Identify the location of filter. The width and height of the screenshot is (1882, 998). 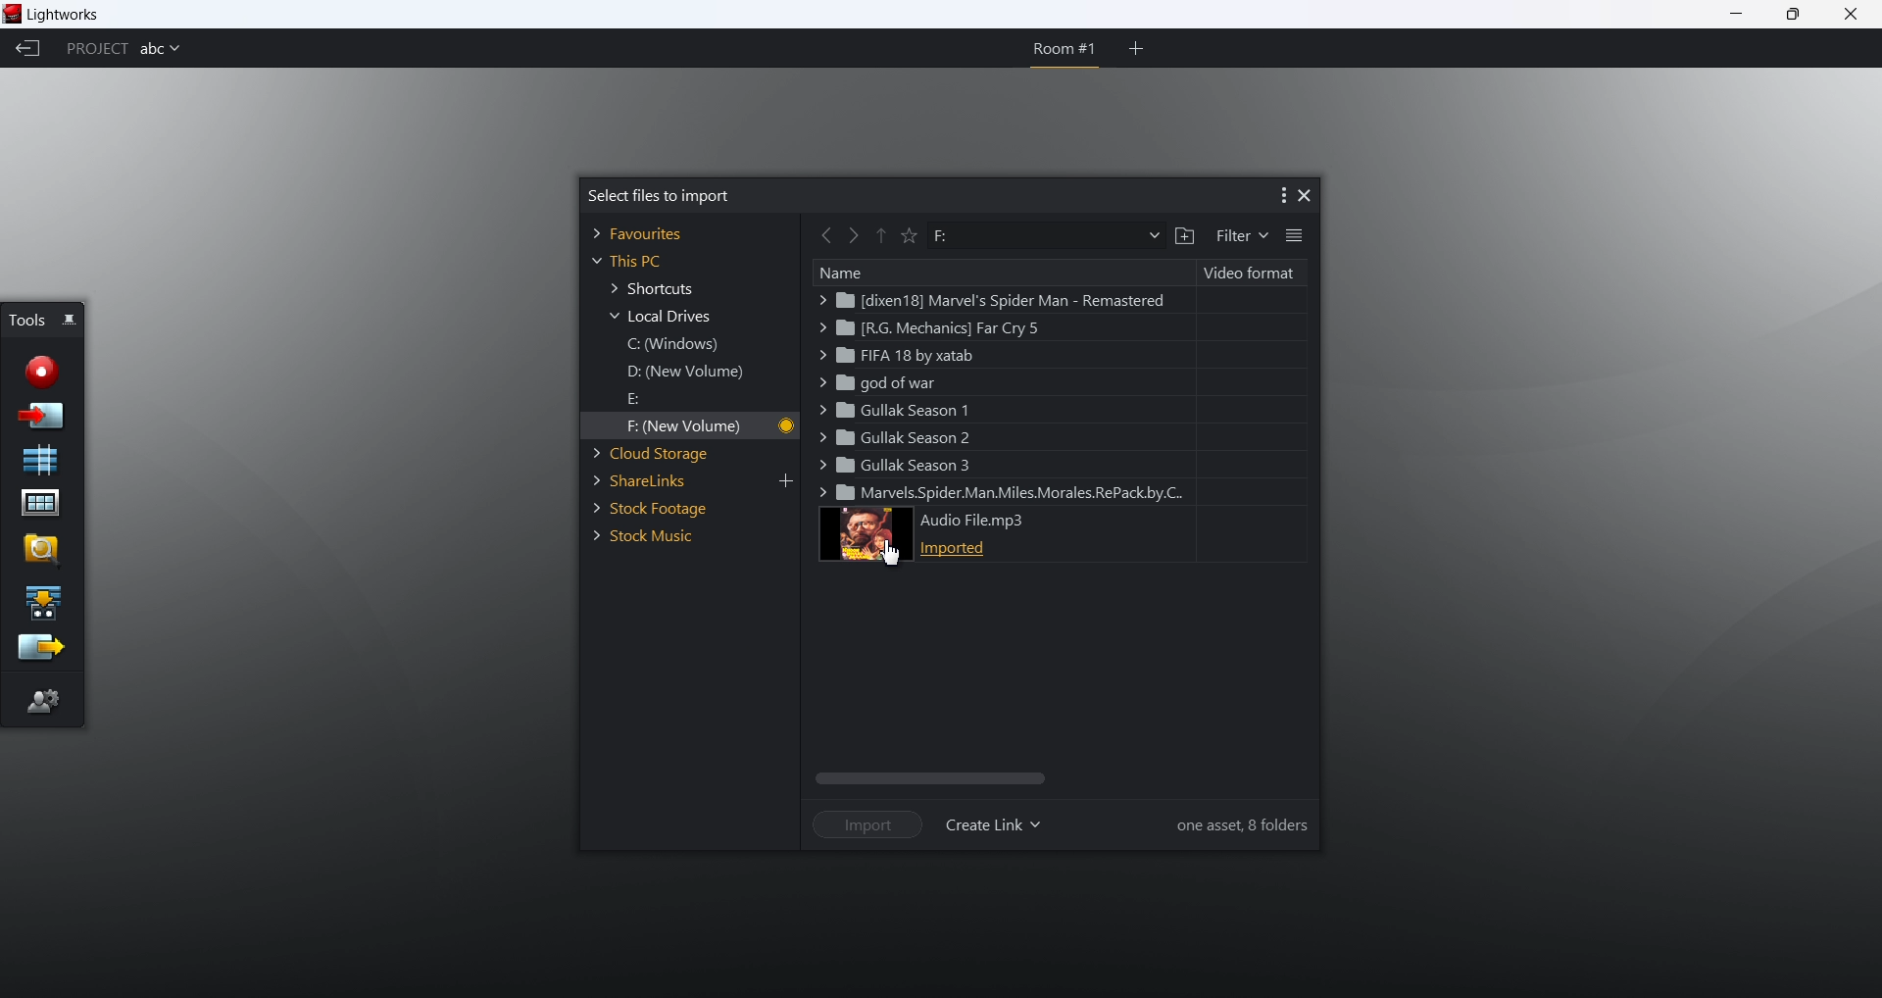
(1242, 235).